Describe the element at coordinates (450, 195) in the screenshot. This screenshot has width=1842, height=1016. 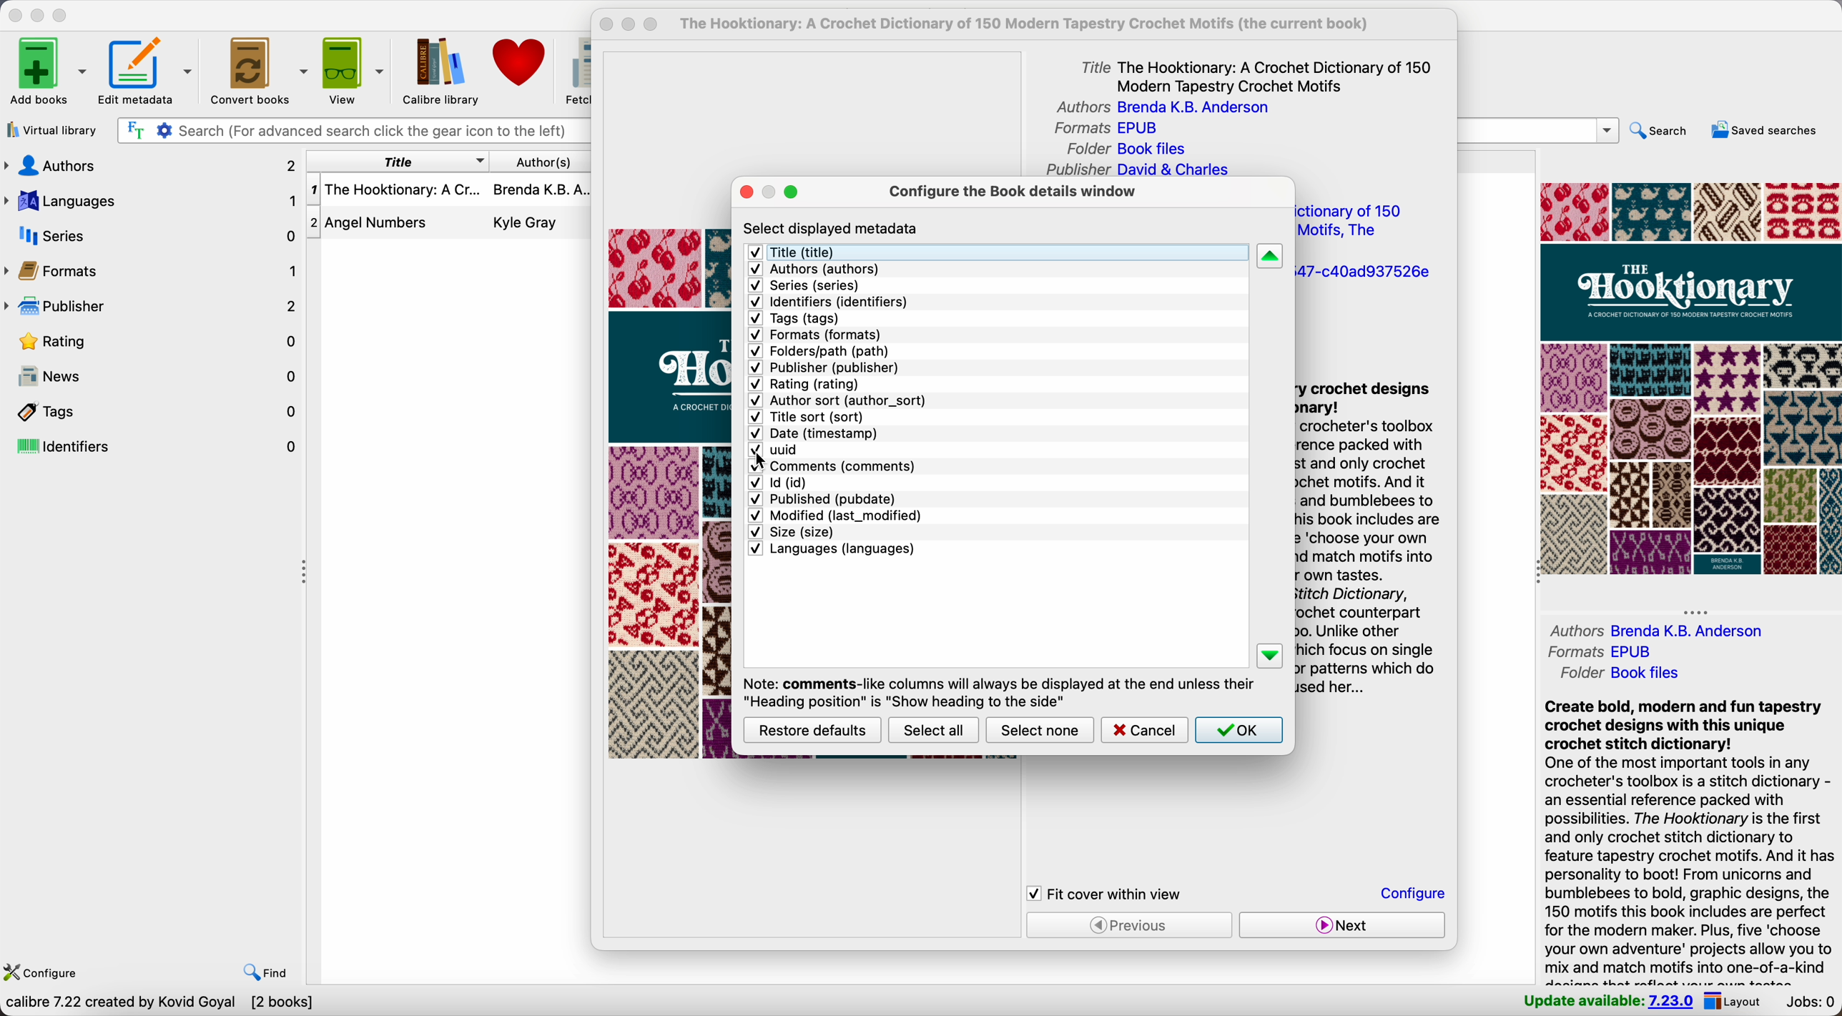
I see `The Hooktionary book details` at that location.